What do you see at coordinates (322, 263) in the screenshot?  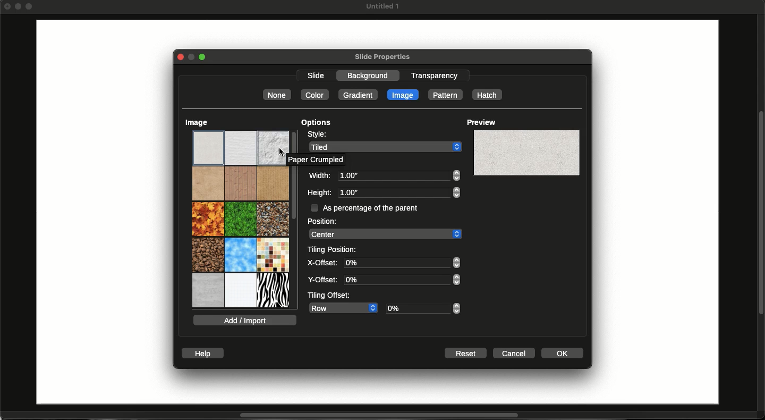 I see `X-offset:` at bounding box center [322, 263].